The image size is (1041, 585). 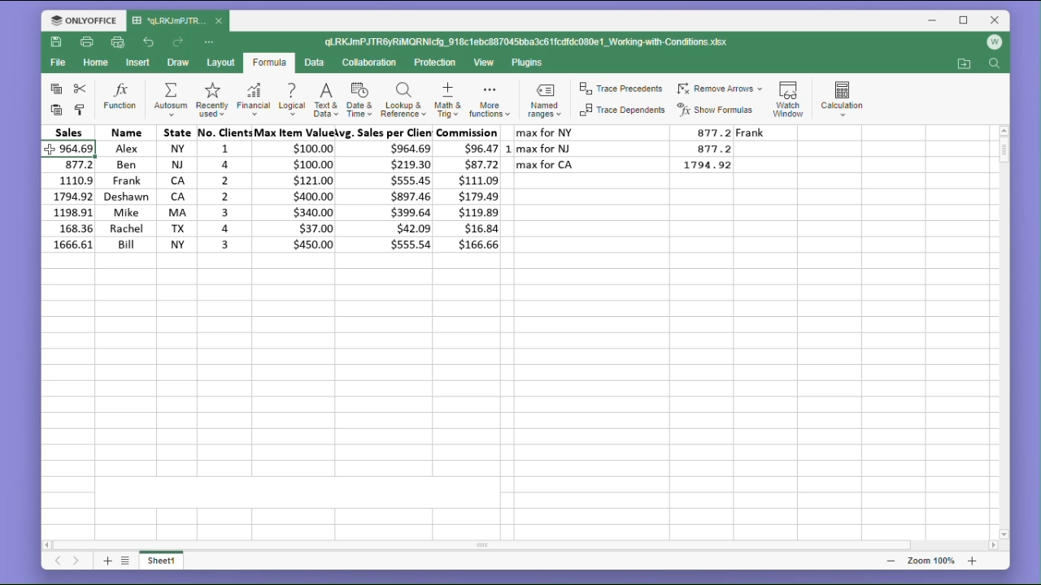 I want to click on data, so click(x=317, y=63).